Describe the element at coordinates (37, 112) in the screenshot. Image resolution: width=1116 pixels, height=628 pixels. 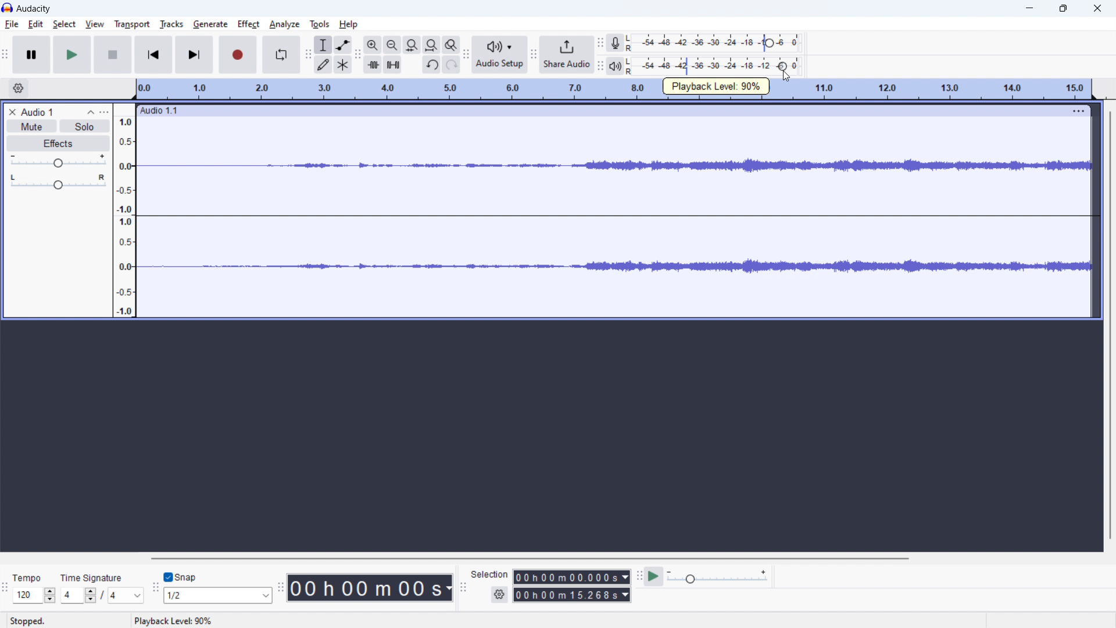
I see `project title` at that location.